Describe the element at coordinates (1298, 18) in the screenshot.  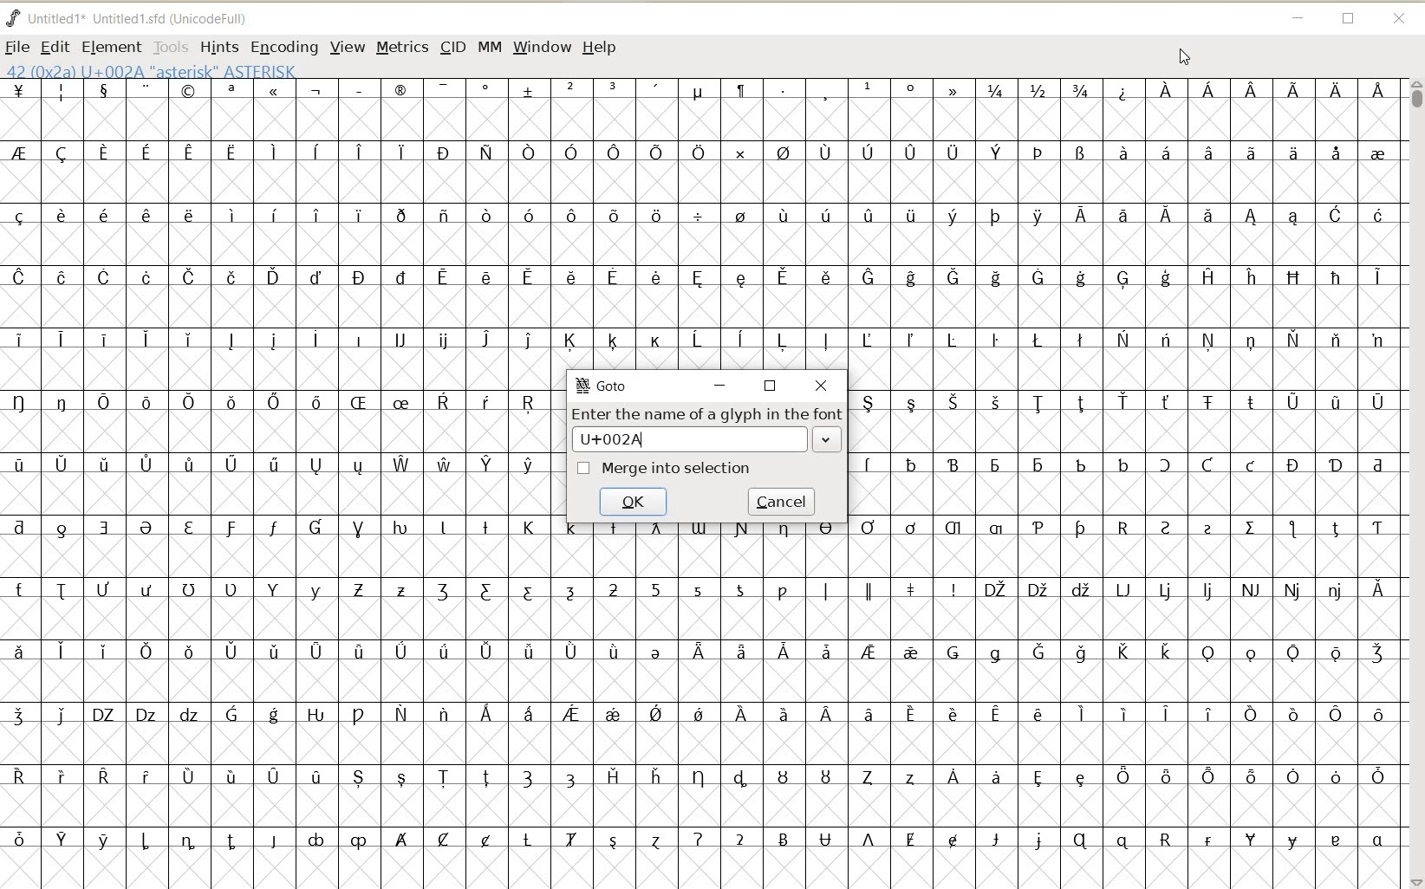
I see `MINIMIZE` at that location.